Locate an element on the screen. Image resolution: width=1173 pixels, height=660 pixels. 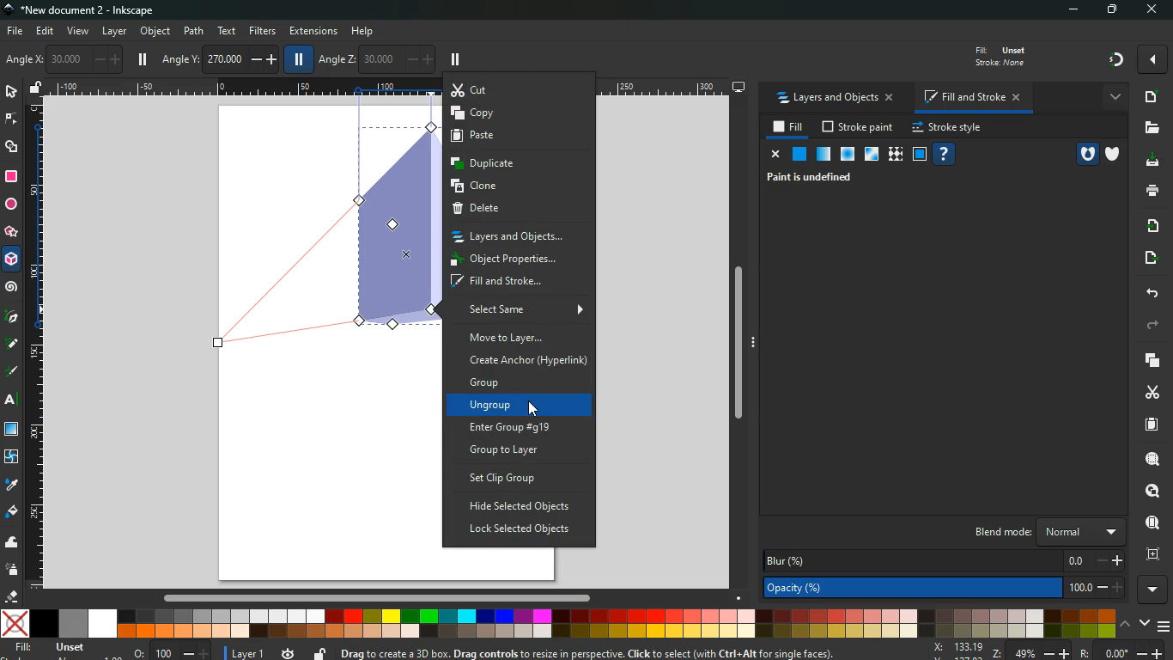
normal is located at coordinates (798, 154).